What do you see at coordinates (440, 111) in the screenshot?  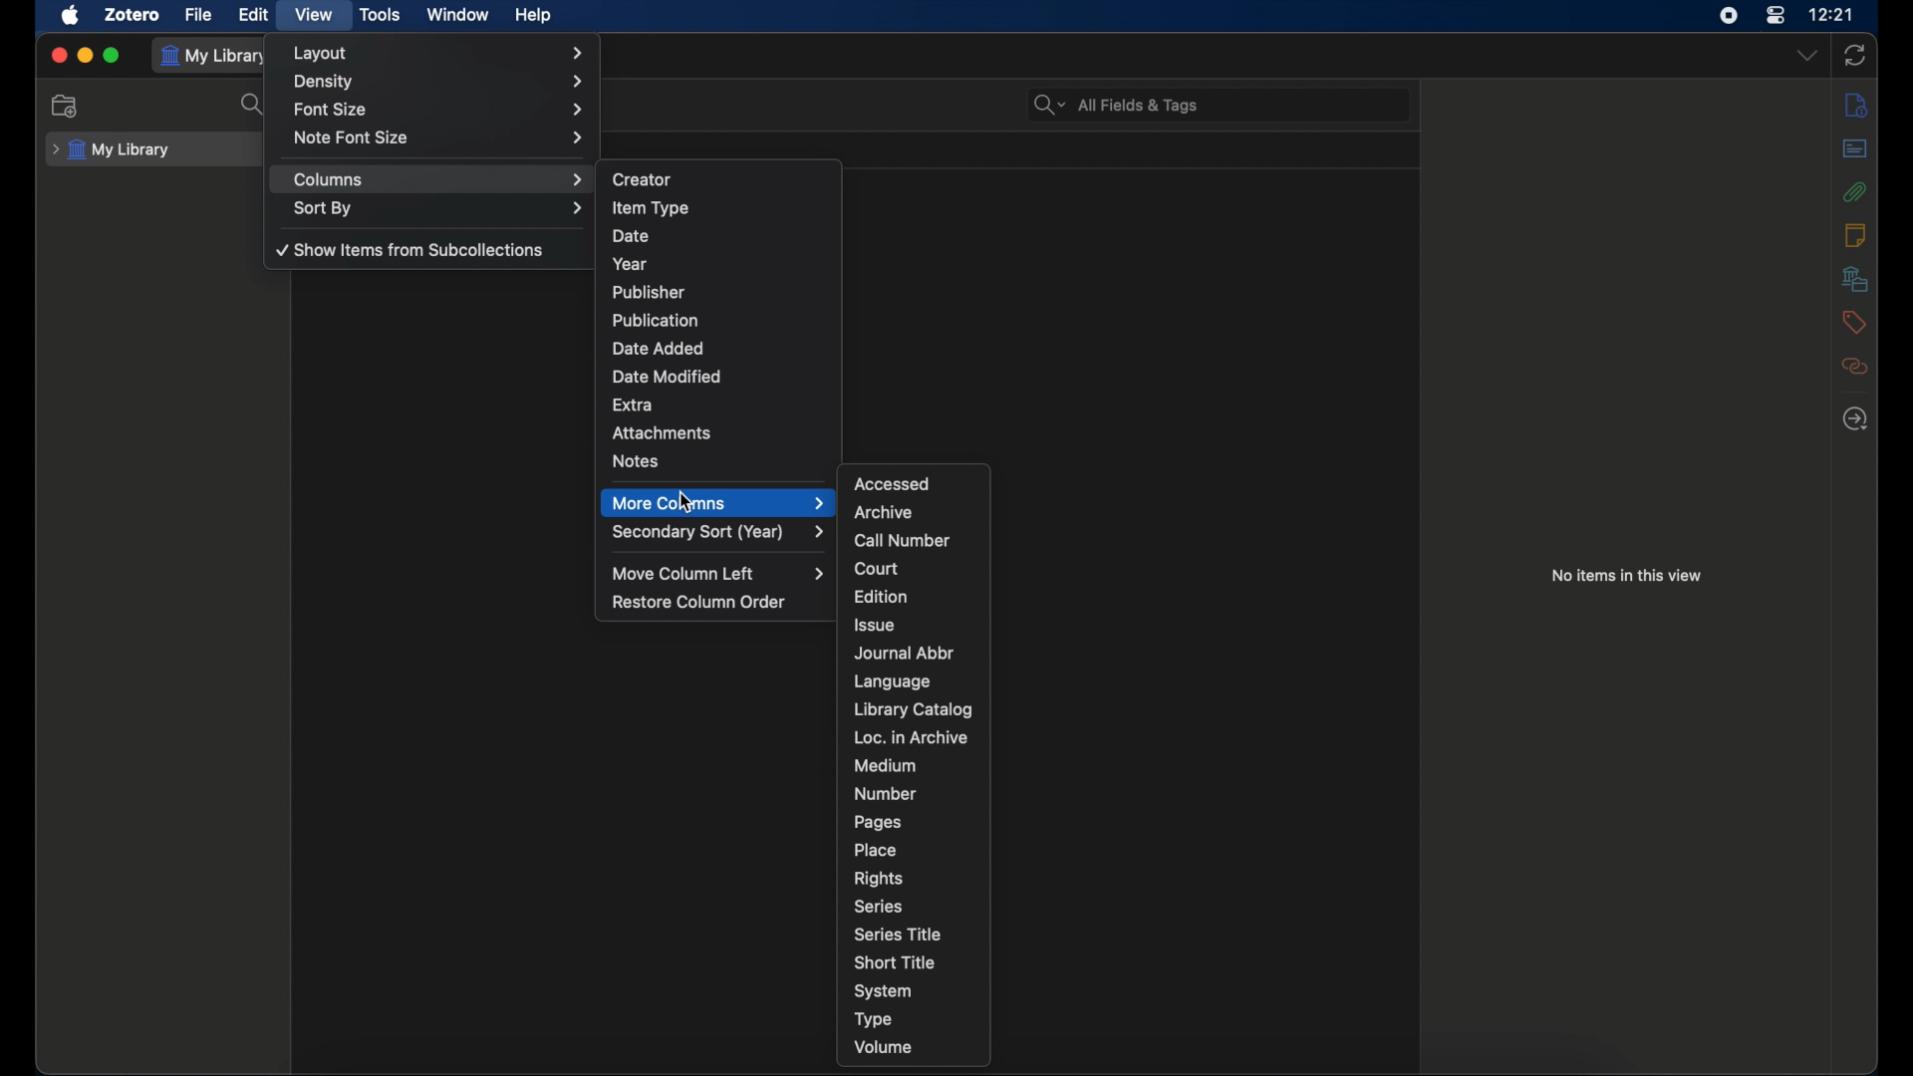 I see `font size` at bounding box center [440, 111].